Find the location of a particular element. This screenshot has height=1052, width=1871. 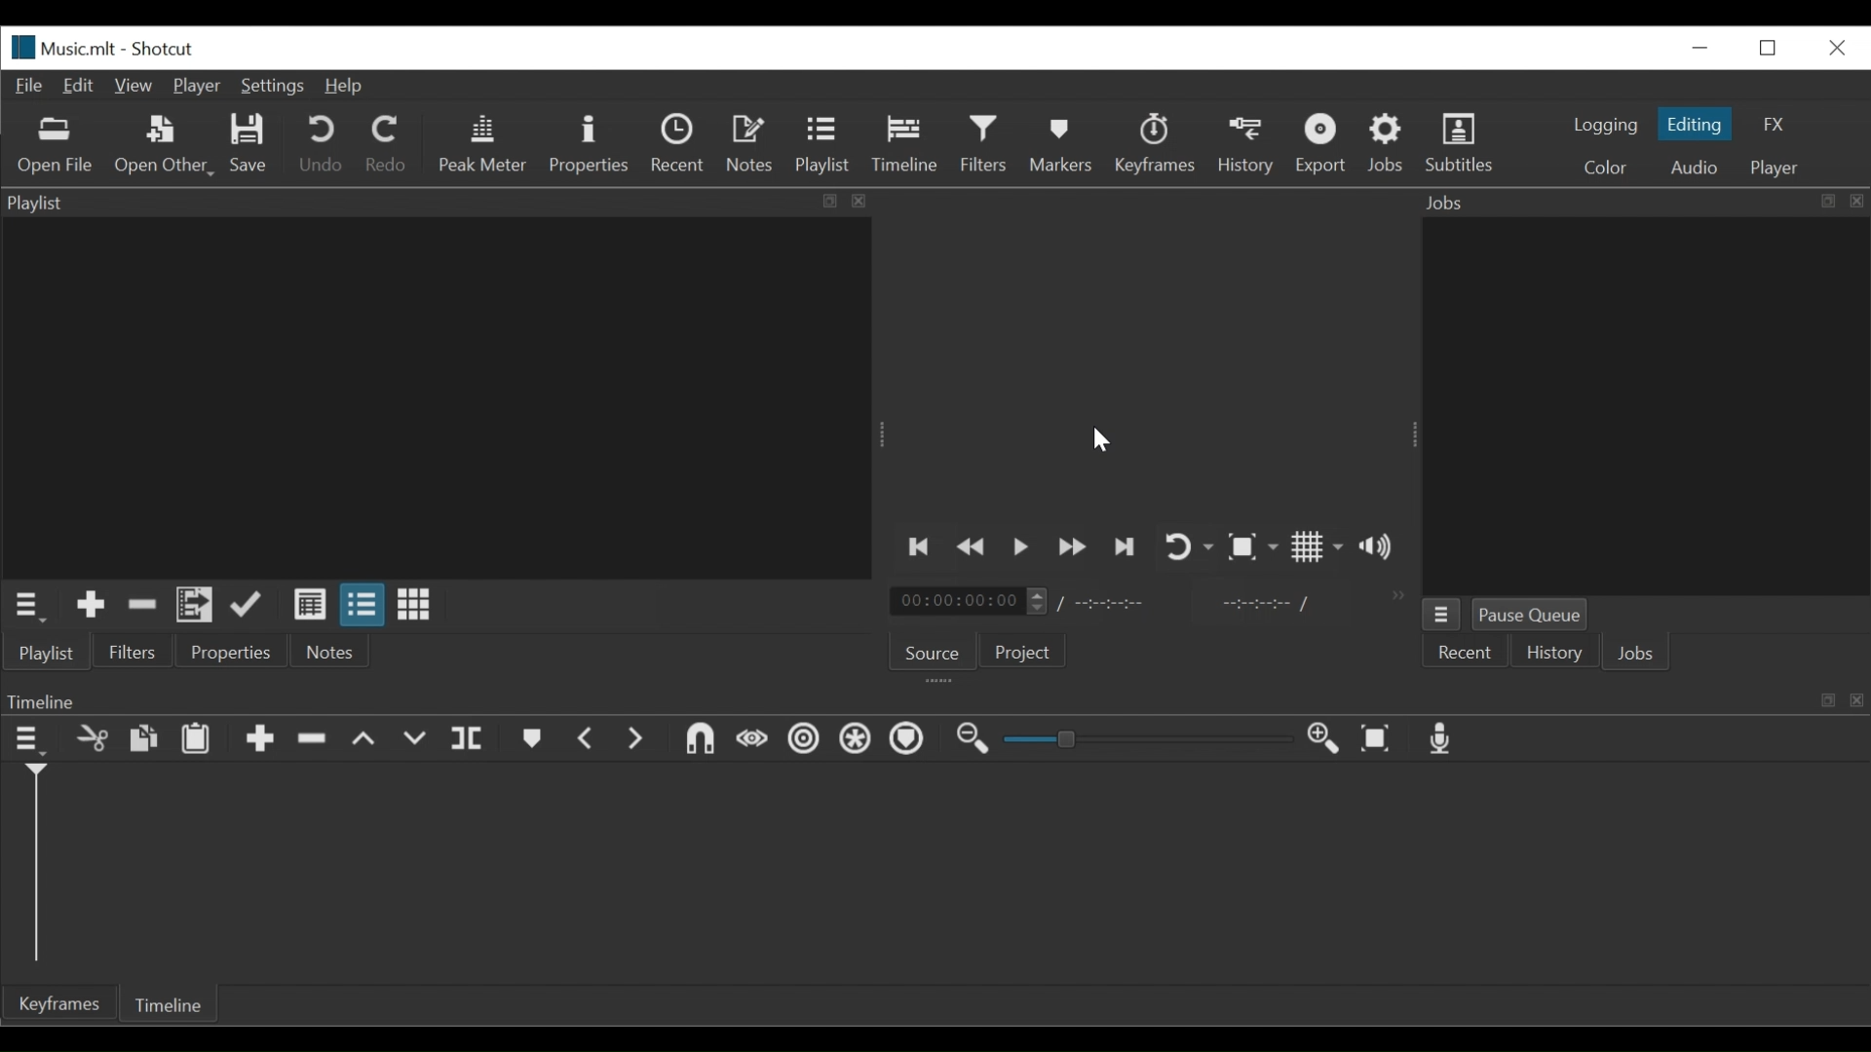

Scrub while dragging is located at coordinates (752, 741).